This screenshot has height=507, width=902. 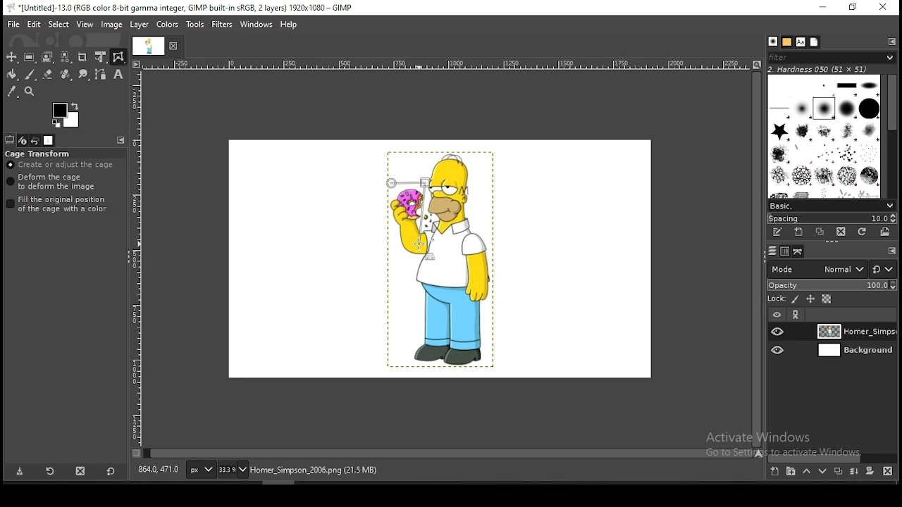 I want to click on close, so click(x=176, y=48).